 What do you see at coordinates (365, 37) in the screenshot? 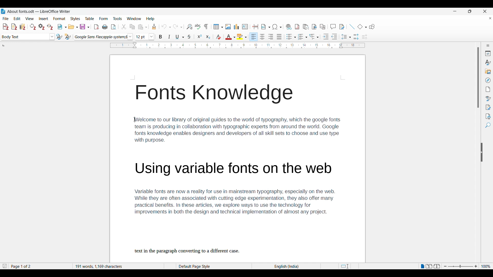
I see `Decrease paragraph spacing` at bounding box center [365, 37].